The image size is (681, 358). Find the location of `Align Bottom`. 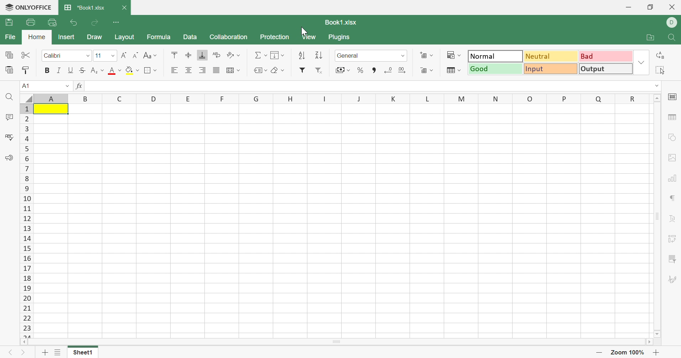

Align Bottom is located at coordinates (202, 55).